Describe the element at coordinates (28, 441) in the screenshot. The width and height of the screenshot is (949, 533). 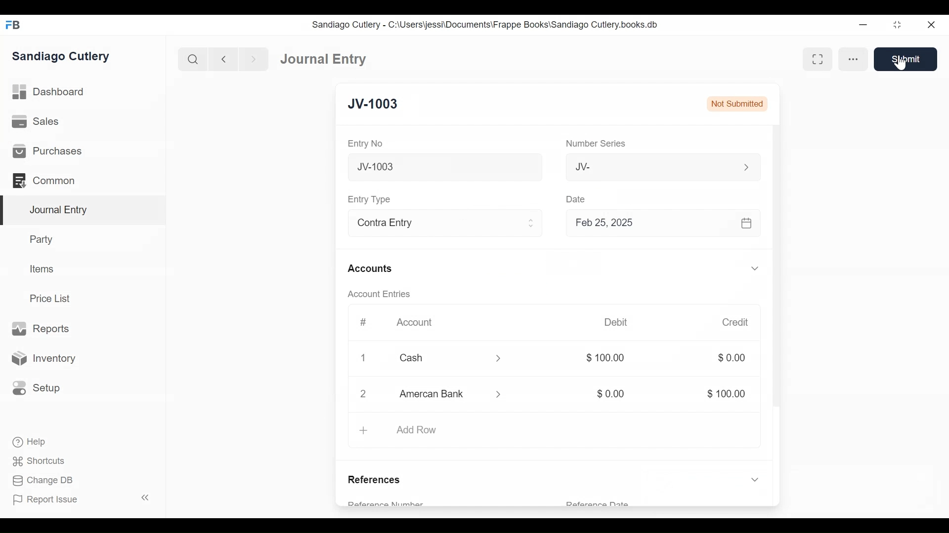
I see `Help` at that location.